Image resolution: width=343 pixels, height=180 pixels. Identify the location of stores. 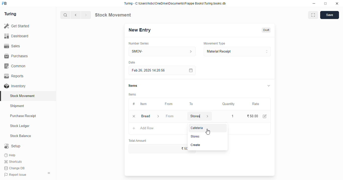
(195, 116).